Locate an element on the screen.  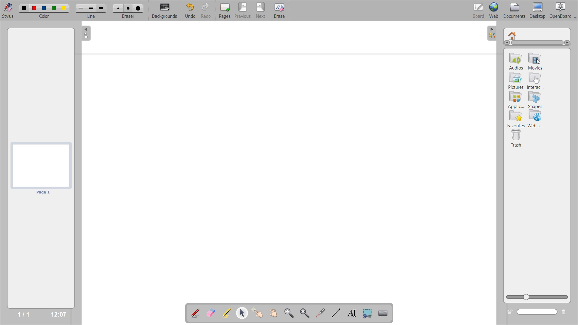
shapes is located at coordinates (536, 101).